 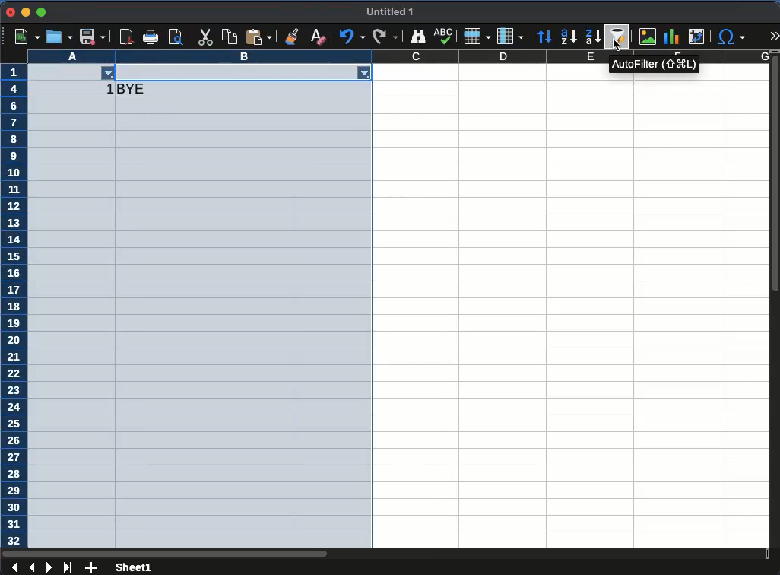 What do you see at coordinates (509, 37) in the screenshot?
I see `column` at bounding box center [509, 37].